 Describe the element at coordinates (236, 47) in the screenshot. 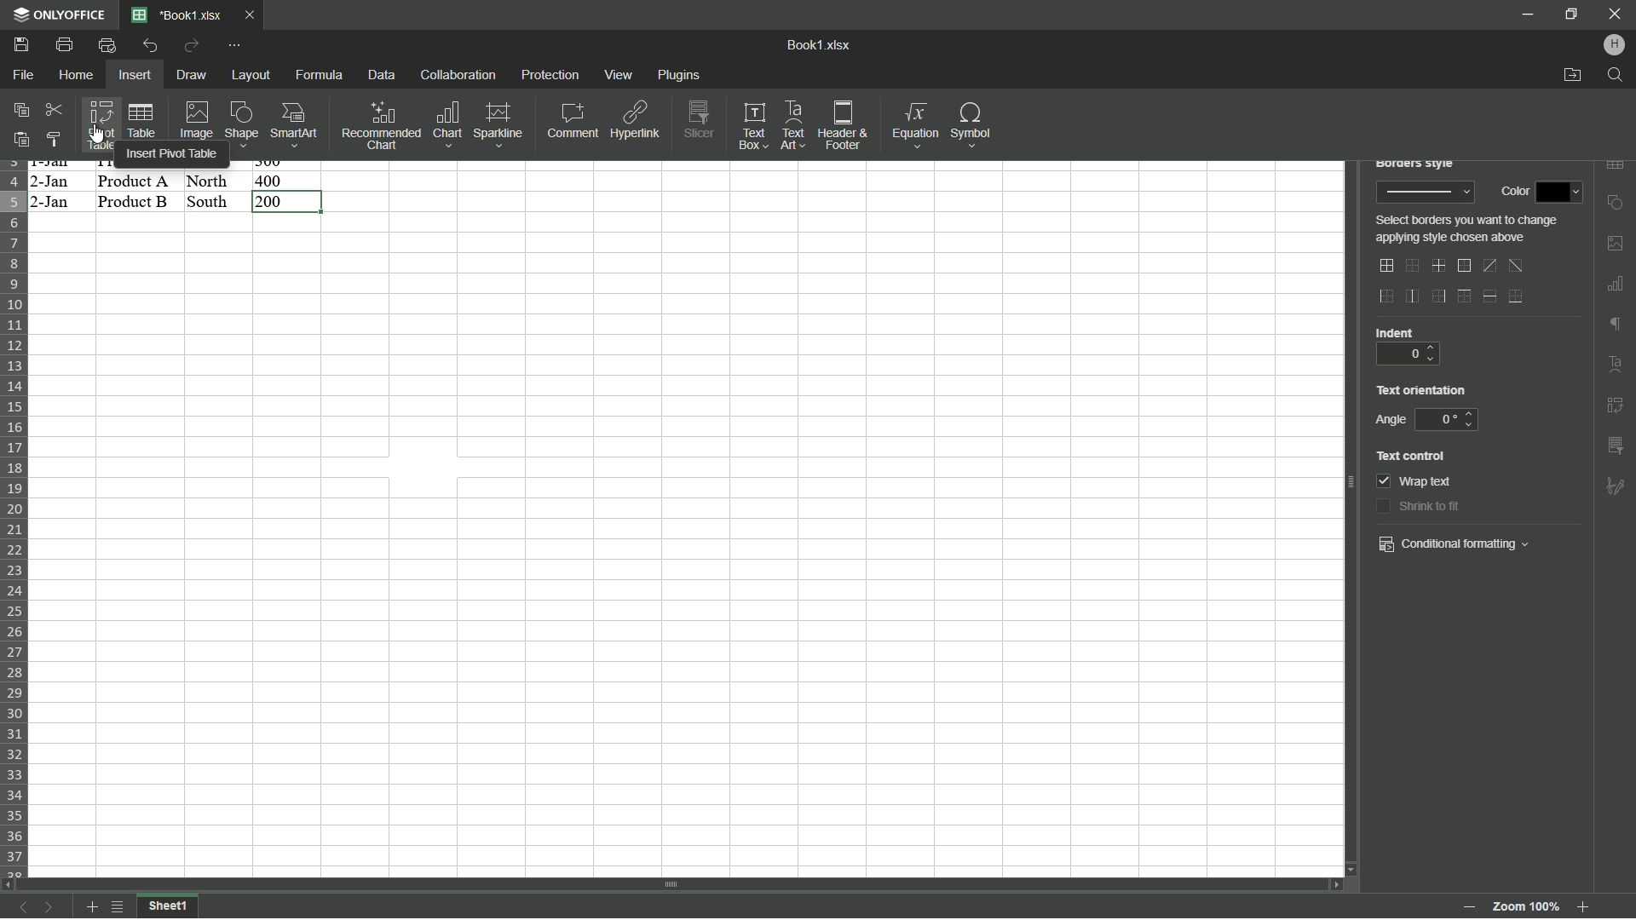

I see `customize quick access toolbar` at that location.